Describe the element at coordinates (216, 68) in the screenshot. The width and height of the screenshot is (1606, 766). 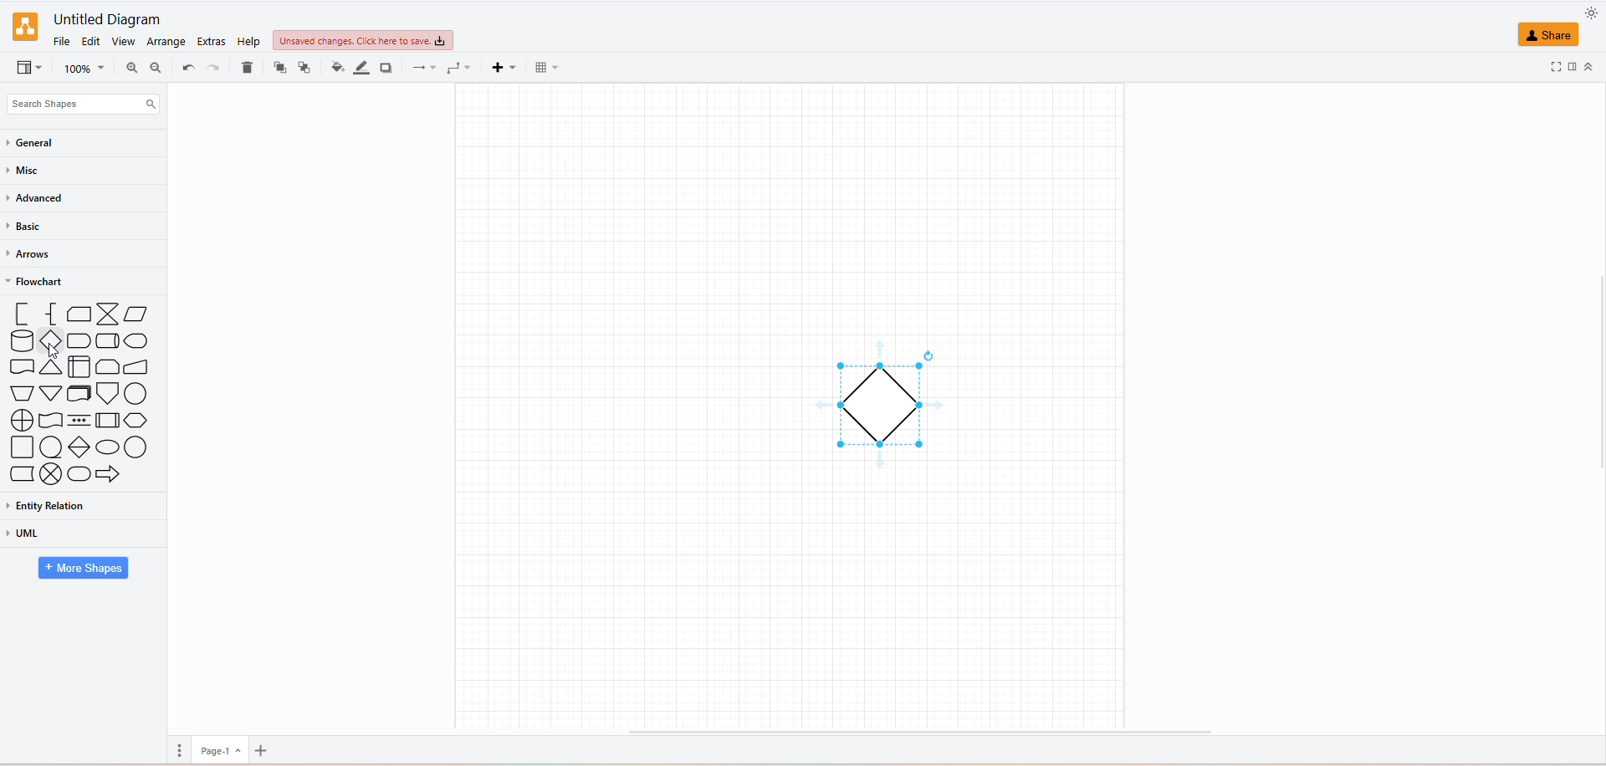
I see `UNDO` at that location.